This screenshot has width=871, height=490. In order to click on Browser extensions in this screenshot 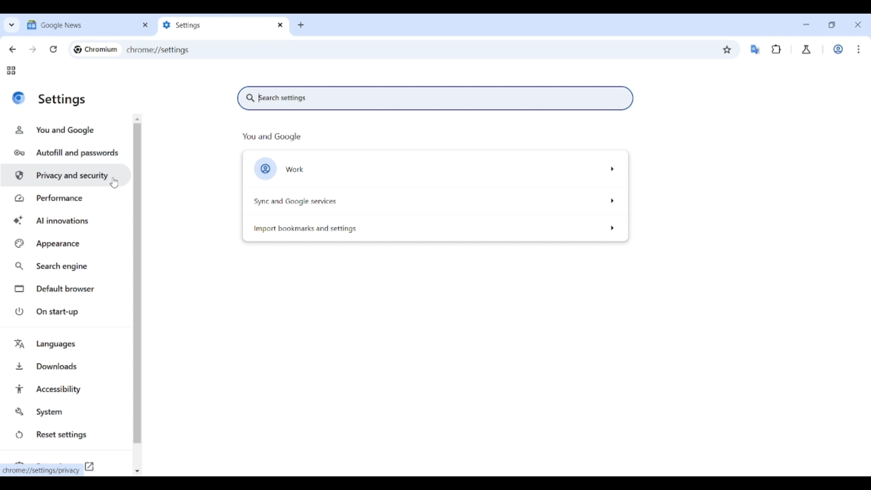, I will do `click(777, 49)`.